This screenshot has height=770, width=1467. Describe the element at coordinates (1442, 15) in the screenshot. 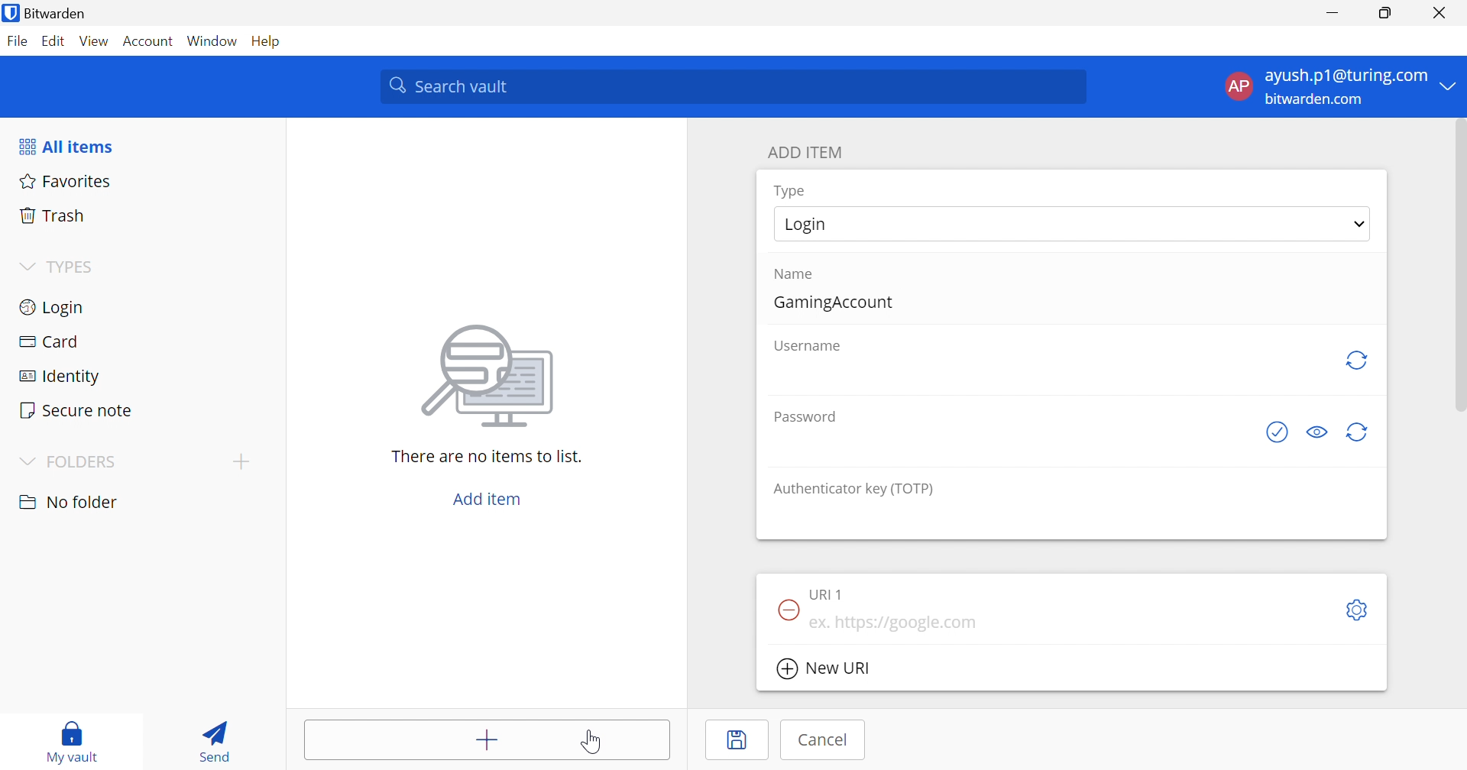

I see `Close` at that location.